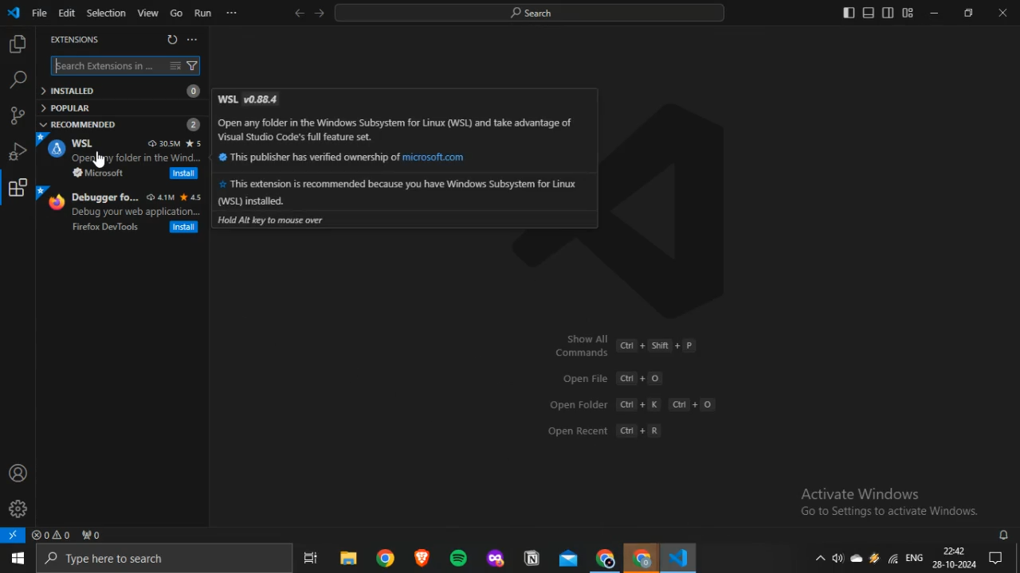 The width and height of the screenshot is (1020, 573). Describe the element at coordinates (138, 158) in the screenshot. I see `Open my folder in the Wind.` at that location.